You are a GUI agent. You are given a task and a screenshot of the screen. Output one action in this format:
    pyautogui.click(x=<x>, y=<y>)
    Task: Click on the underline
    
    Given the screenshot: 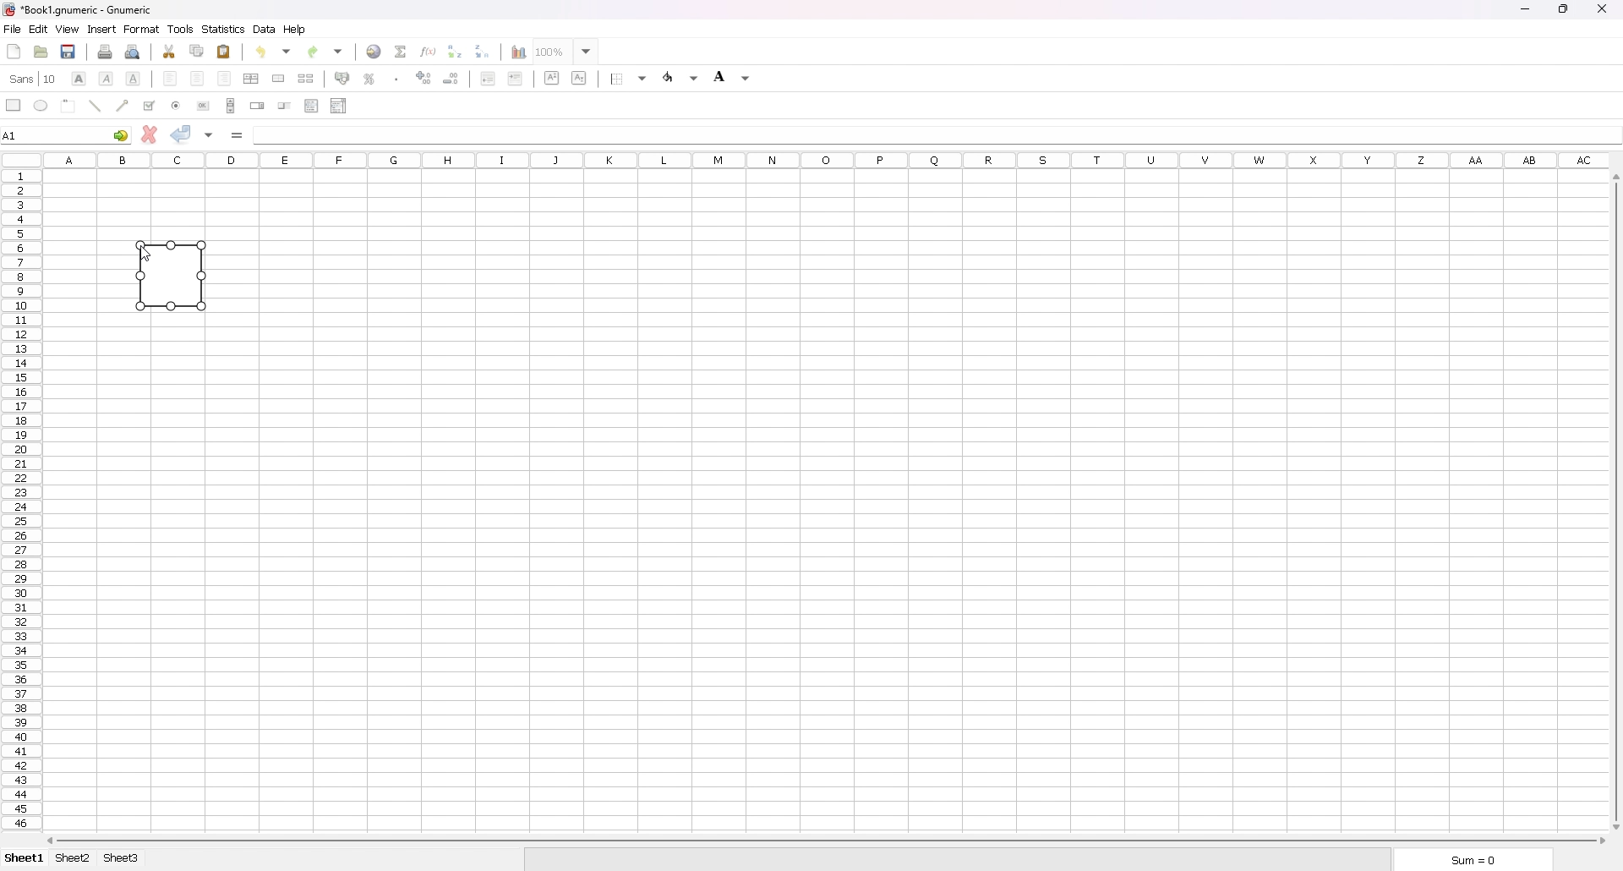 What is the action you would take?
    pyautogui.click(x=134, y=78)
    